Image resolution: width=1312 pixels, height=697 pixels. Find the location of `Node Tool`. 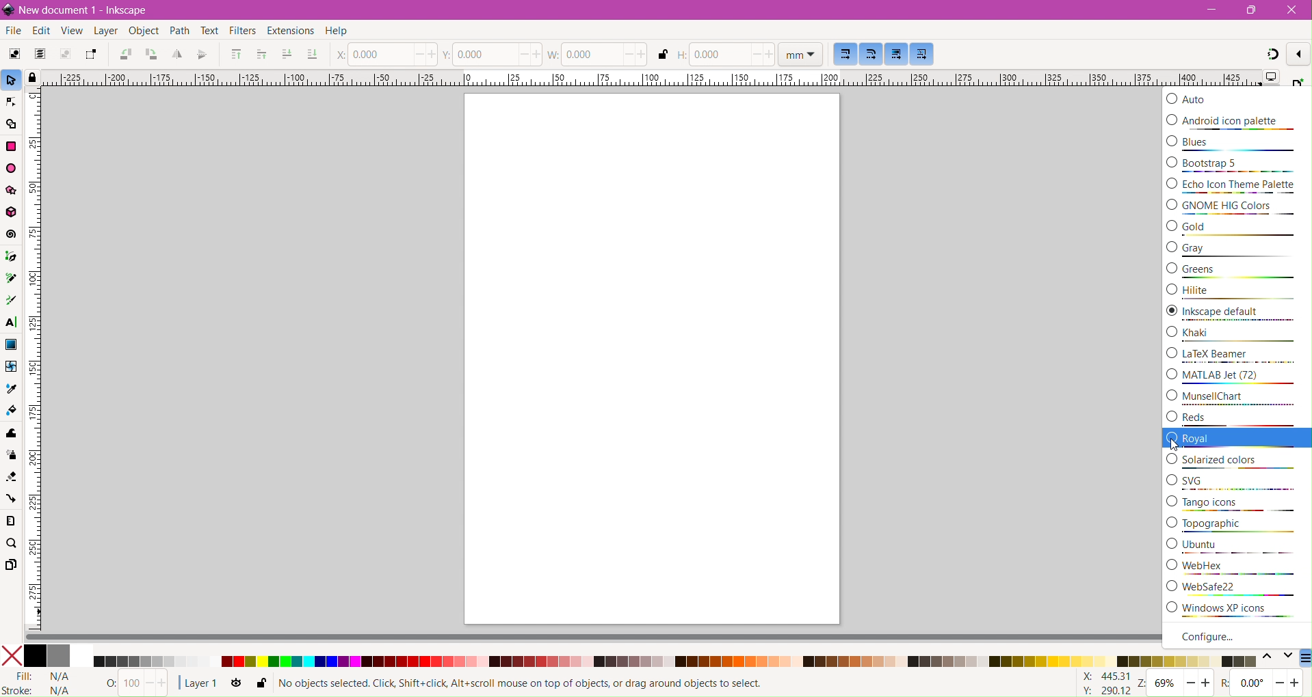

Node Tool is located at coordinates (12, 102).